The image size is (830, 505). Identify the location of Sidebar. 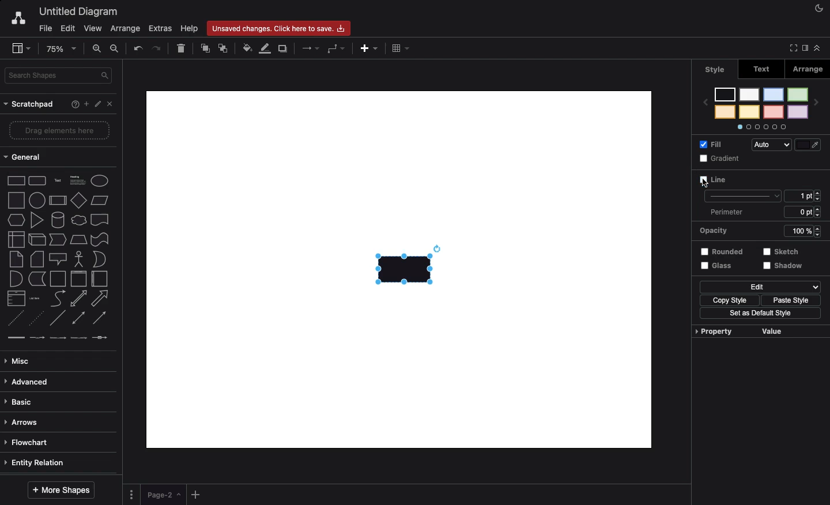
(803, 49).